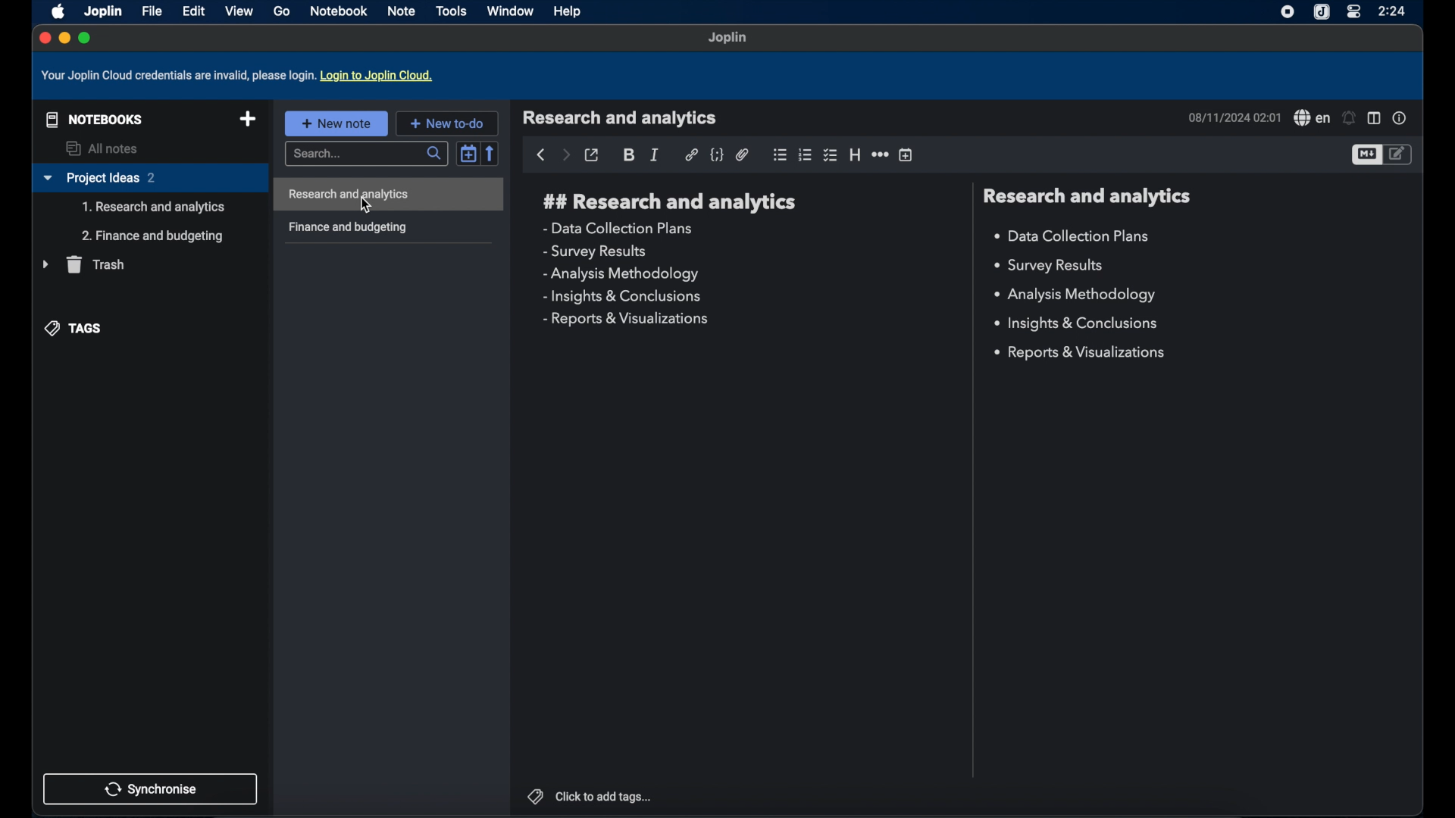 This screenshot has height=818, width=1455. What do you see at coordinates (1394, 11) in the screenshot?
I see `2:24` at bounding box center [1394, 11].